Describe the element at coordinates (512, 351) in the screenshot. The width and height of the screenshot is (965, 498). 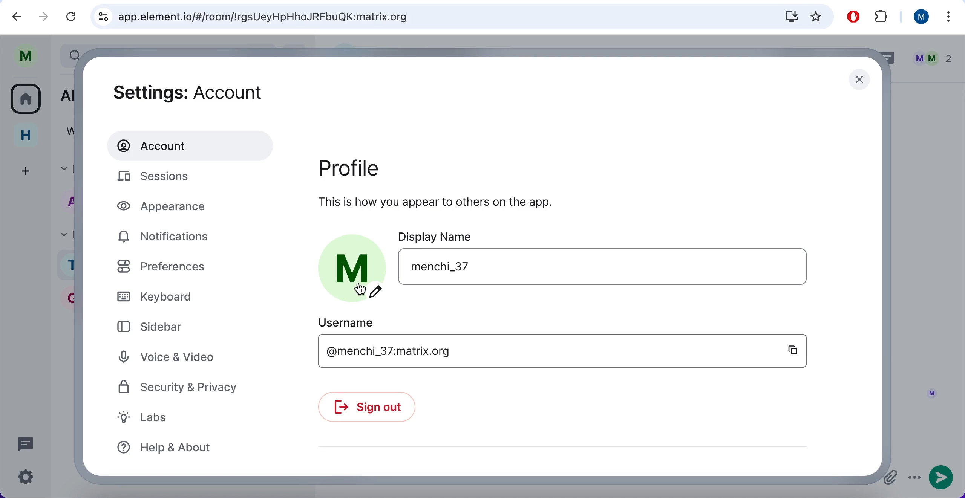
I see `username` at that location.